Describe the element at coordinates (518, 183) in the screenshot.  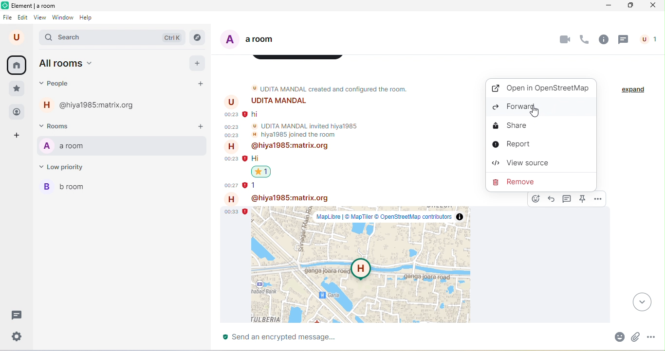
I see `remove` at that location.